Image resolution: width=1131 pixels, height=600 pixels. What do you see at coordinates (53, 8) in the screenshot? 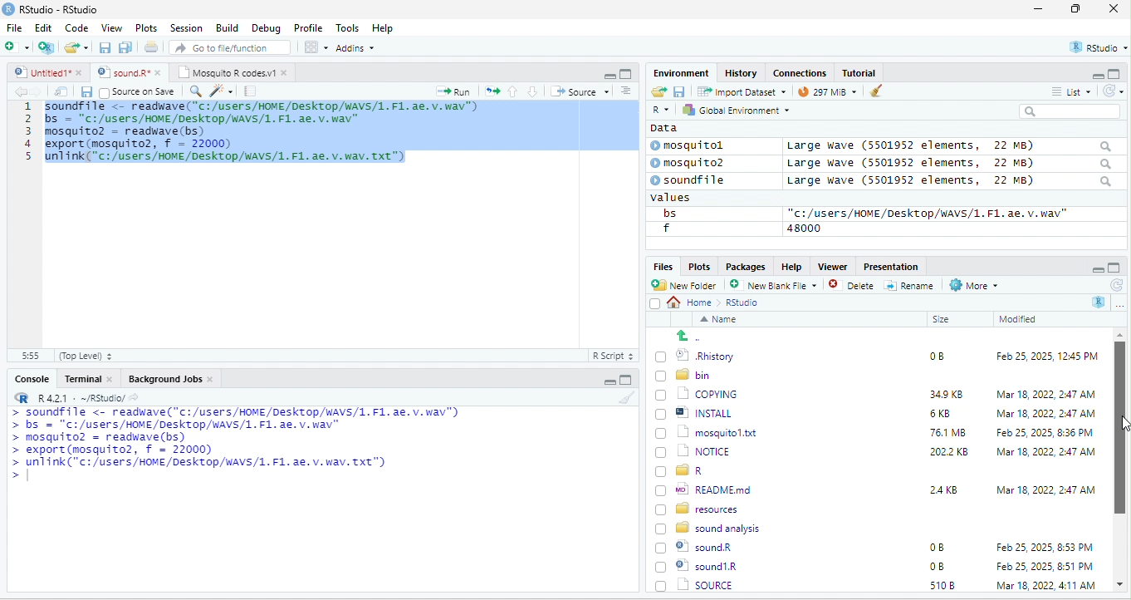
I see `RStudio` at bounding box center [53, 8].